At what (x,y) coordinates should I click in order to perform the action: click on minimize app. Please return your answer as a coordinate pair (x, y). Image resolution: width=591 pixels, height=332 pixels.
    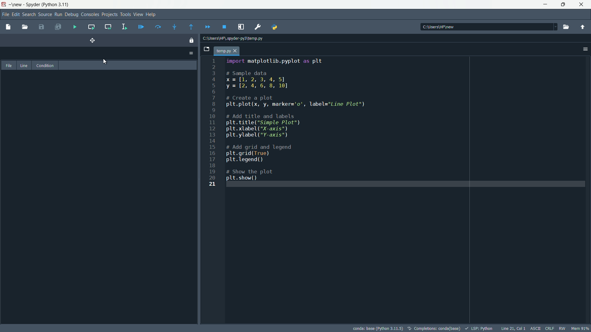
    Looking at the image, I should click on (545, 4).